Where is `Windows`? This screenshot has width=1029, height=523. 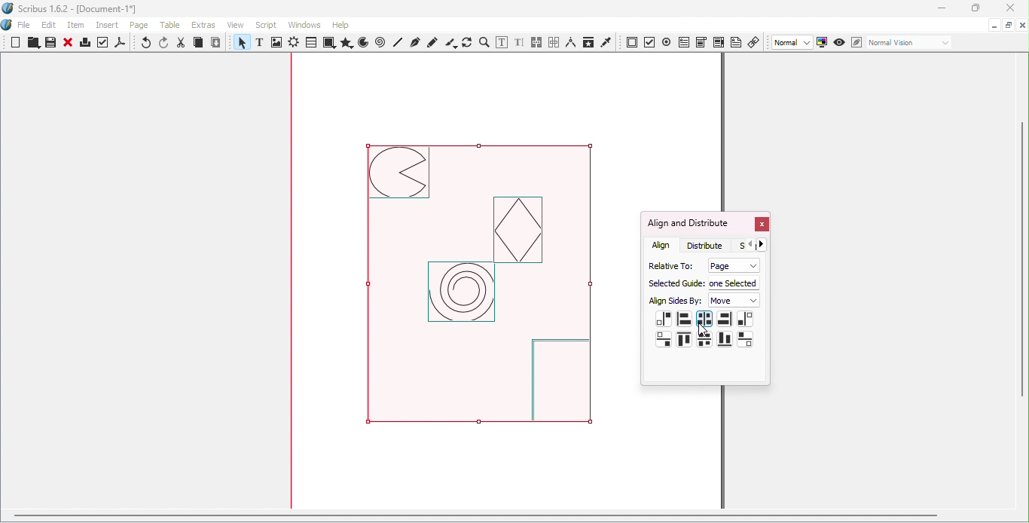
Windows is located at coordinates (304, 25).